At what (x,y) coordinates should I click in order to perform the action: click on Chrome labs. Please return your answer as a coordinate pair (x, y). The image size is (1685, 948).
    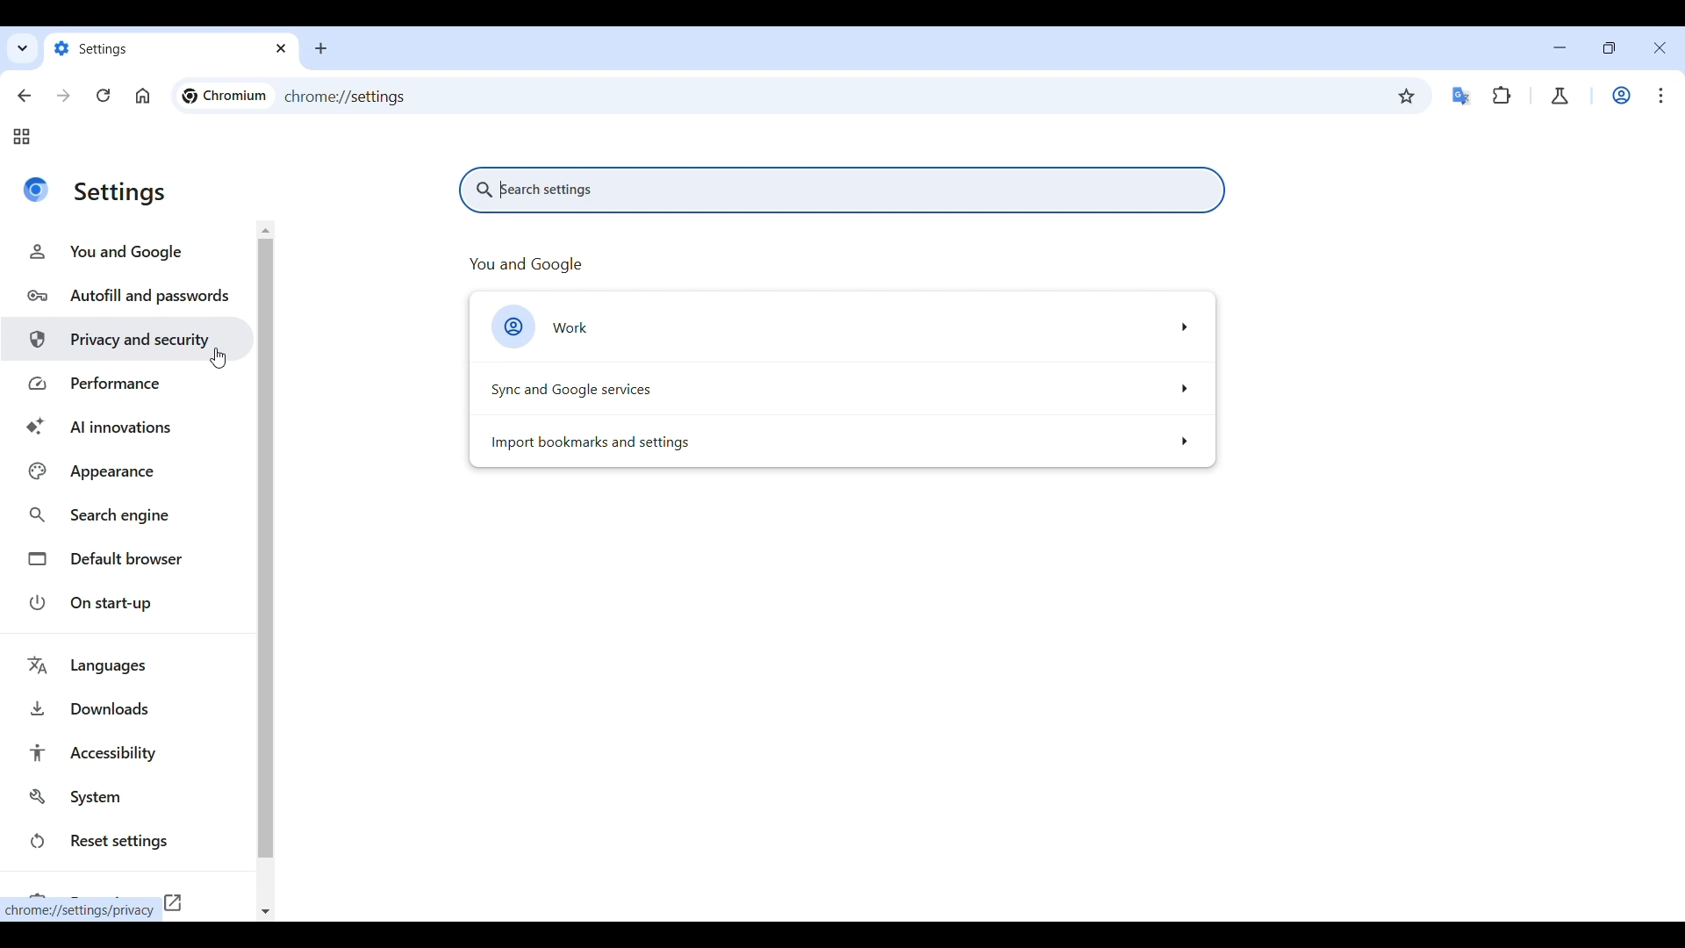
    Looking at the image, I should click on (1560, 97).